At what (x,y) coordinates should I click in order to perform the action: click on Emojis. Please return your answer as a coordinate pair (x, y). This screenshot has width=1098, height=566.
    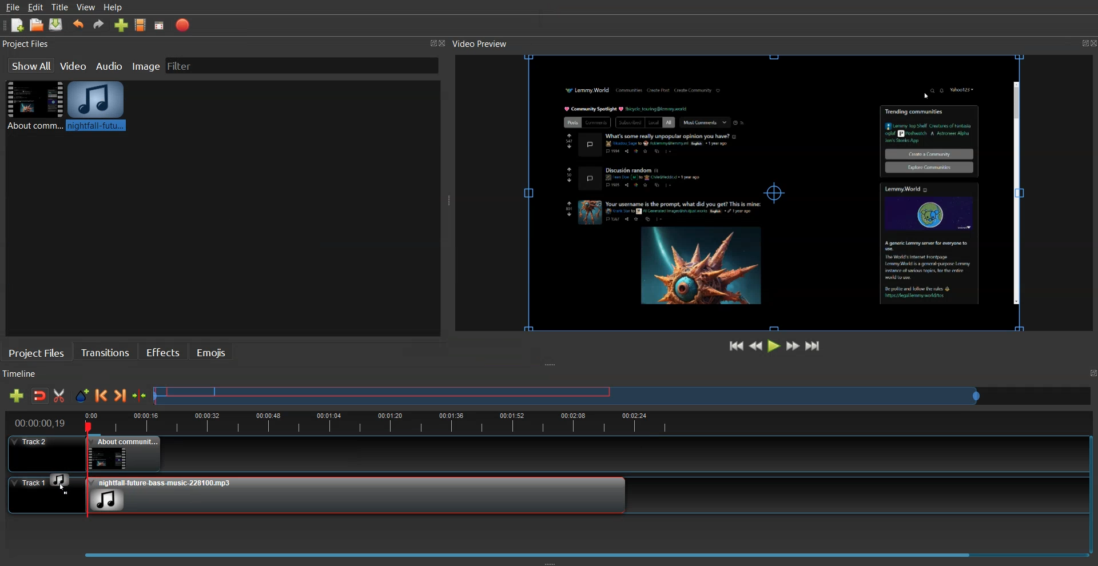
    Looking at the image, I should click on (212, 352).